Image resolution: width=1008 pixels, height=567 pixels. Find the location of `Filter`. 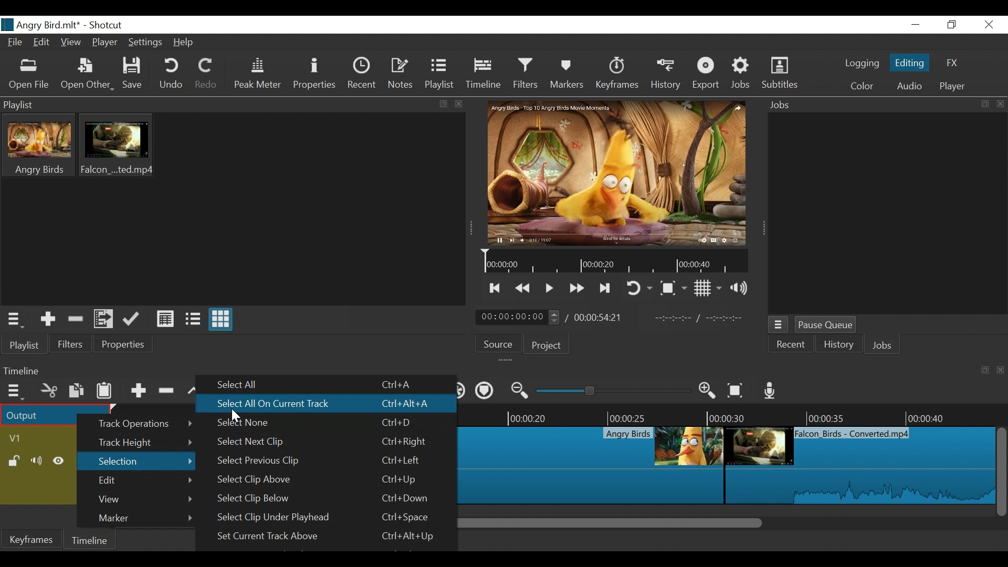

Filter is located at coordinates (71, 344).